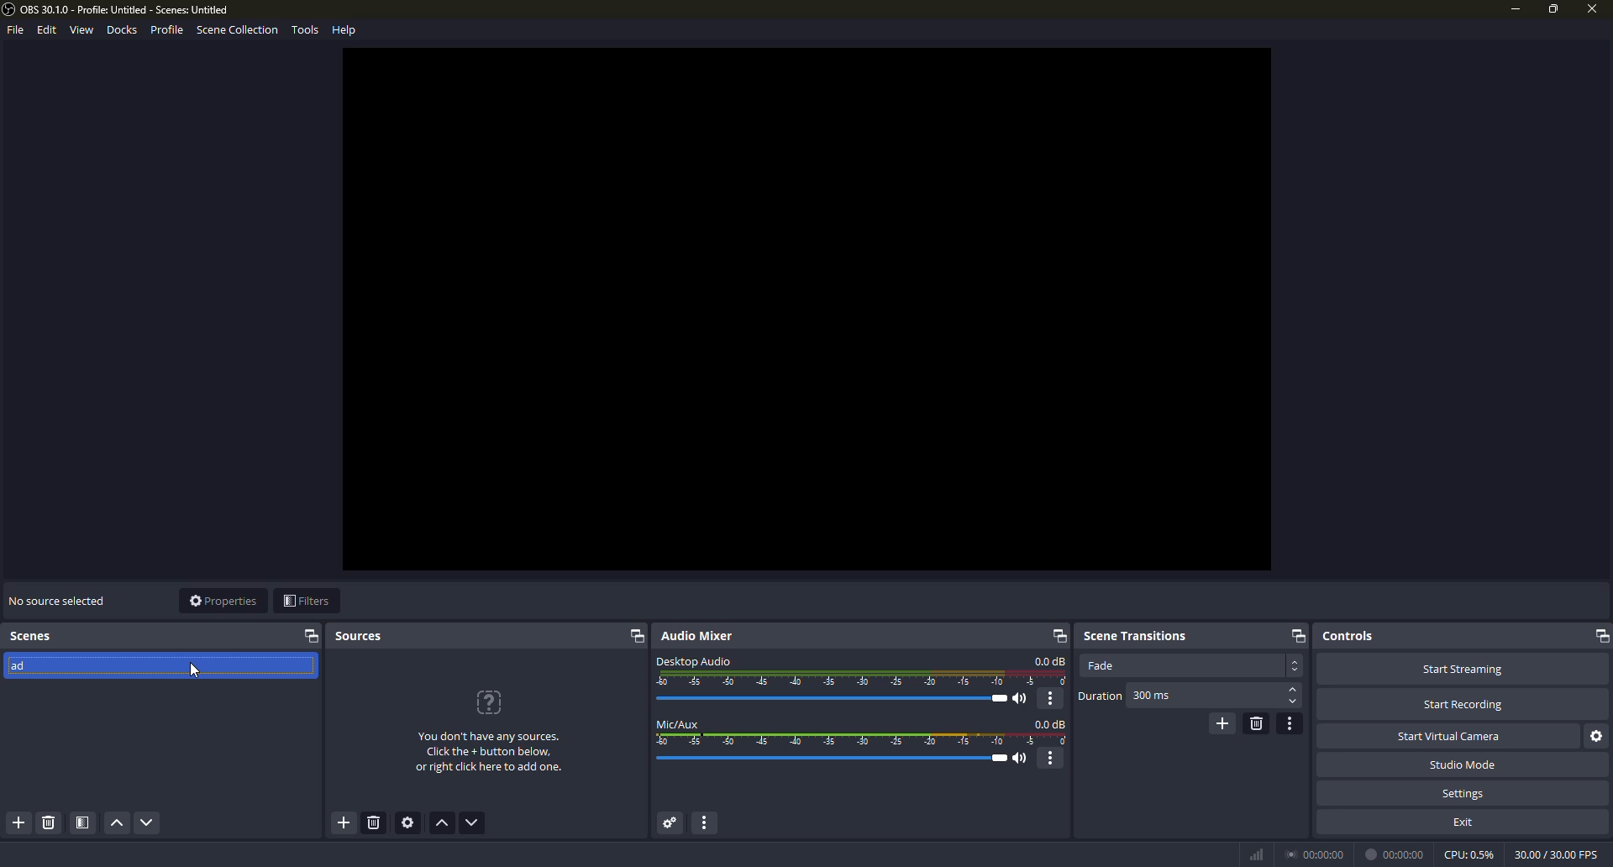 The width and height of the screenshot is (1613, 867). What do you see at coordinates (1023, 699) in the screenshot?
I see `mute` at bounding box center [1023, 699].